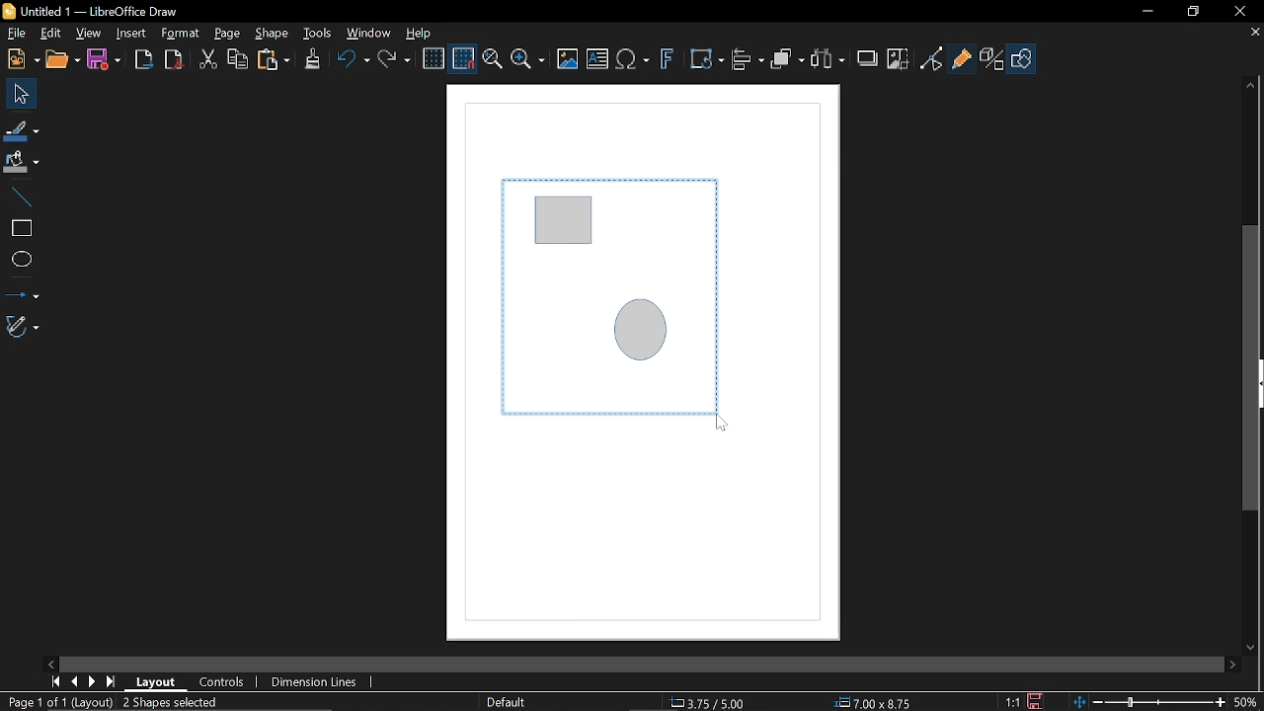  I want to click on Insert image, so click(567, 59).